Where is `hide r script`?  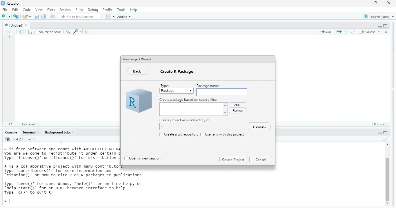 hide r script is located at coordinates (378, 133).